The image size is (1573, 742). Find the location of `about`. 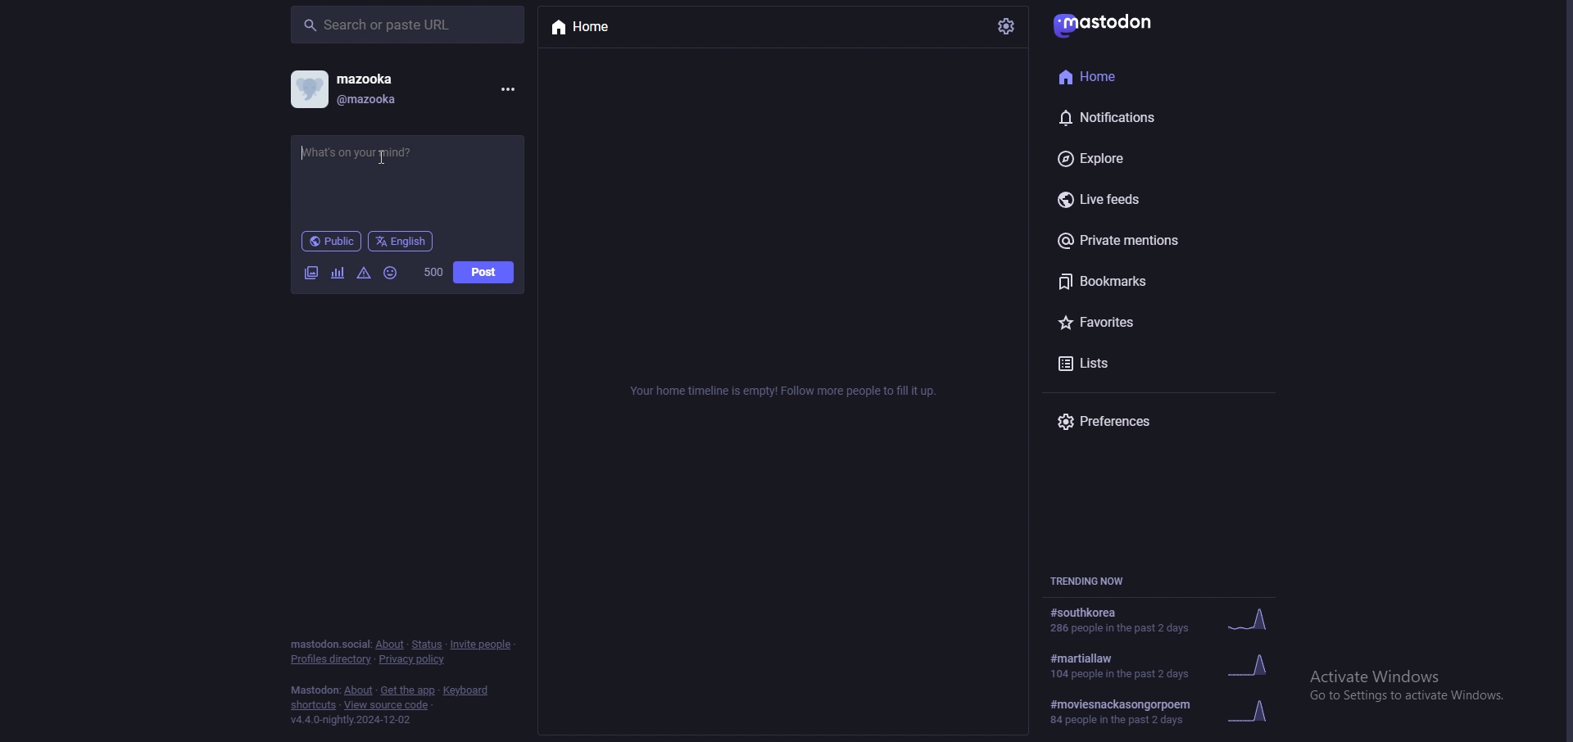

about is located at coordinates (390, 645).